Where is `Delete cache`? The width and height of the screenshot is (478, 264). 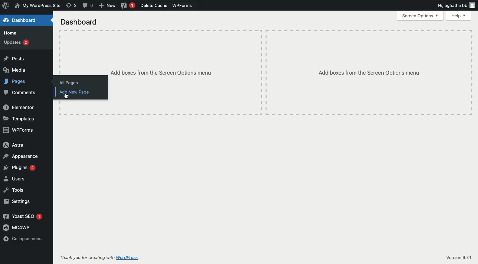
Delete cache is located at coordinates (153, 5).